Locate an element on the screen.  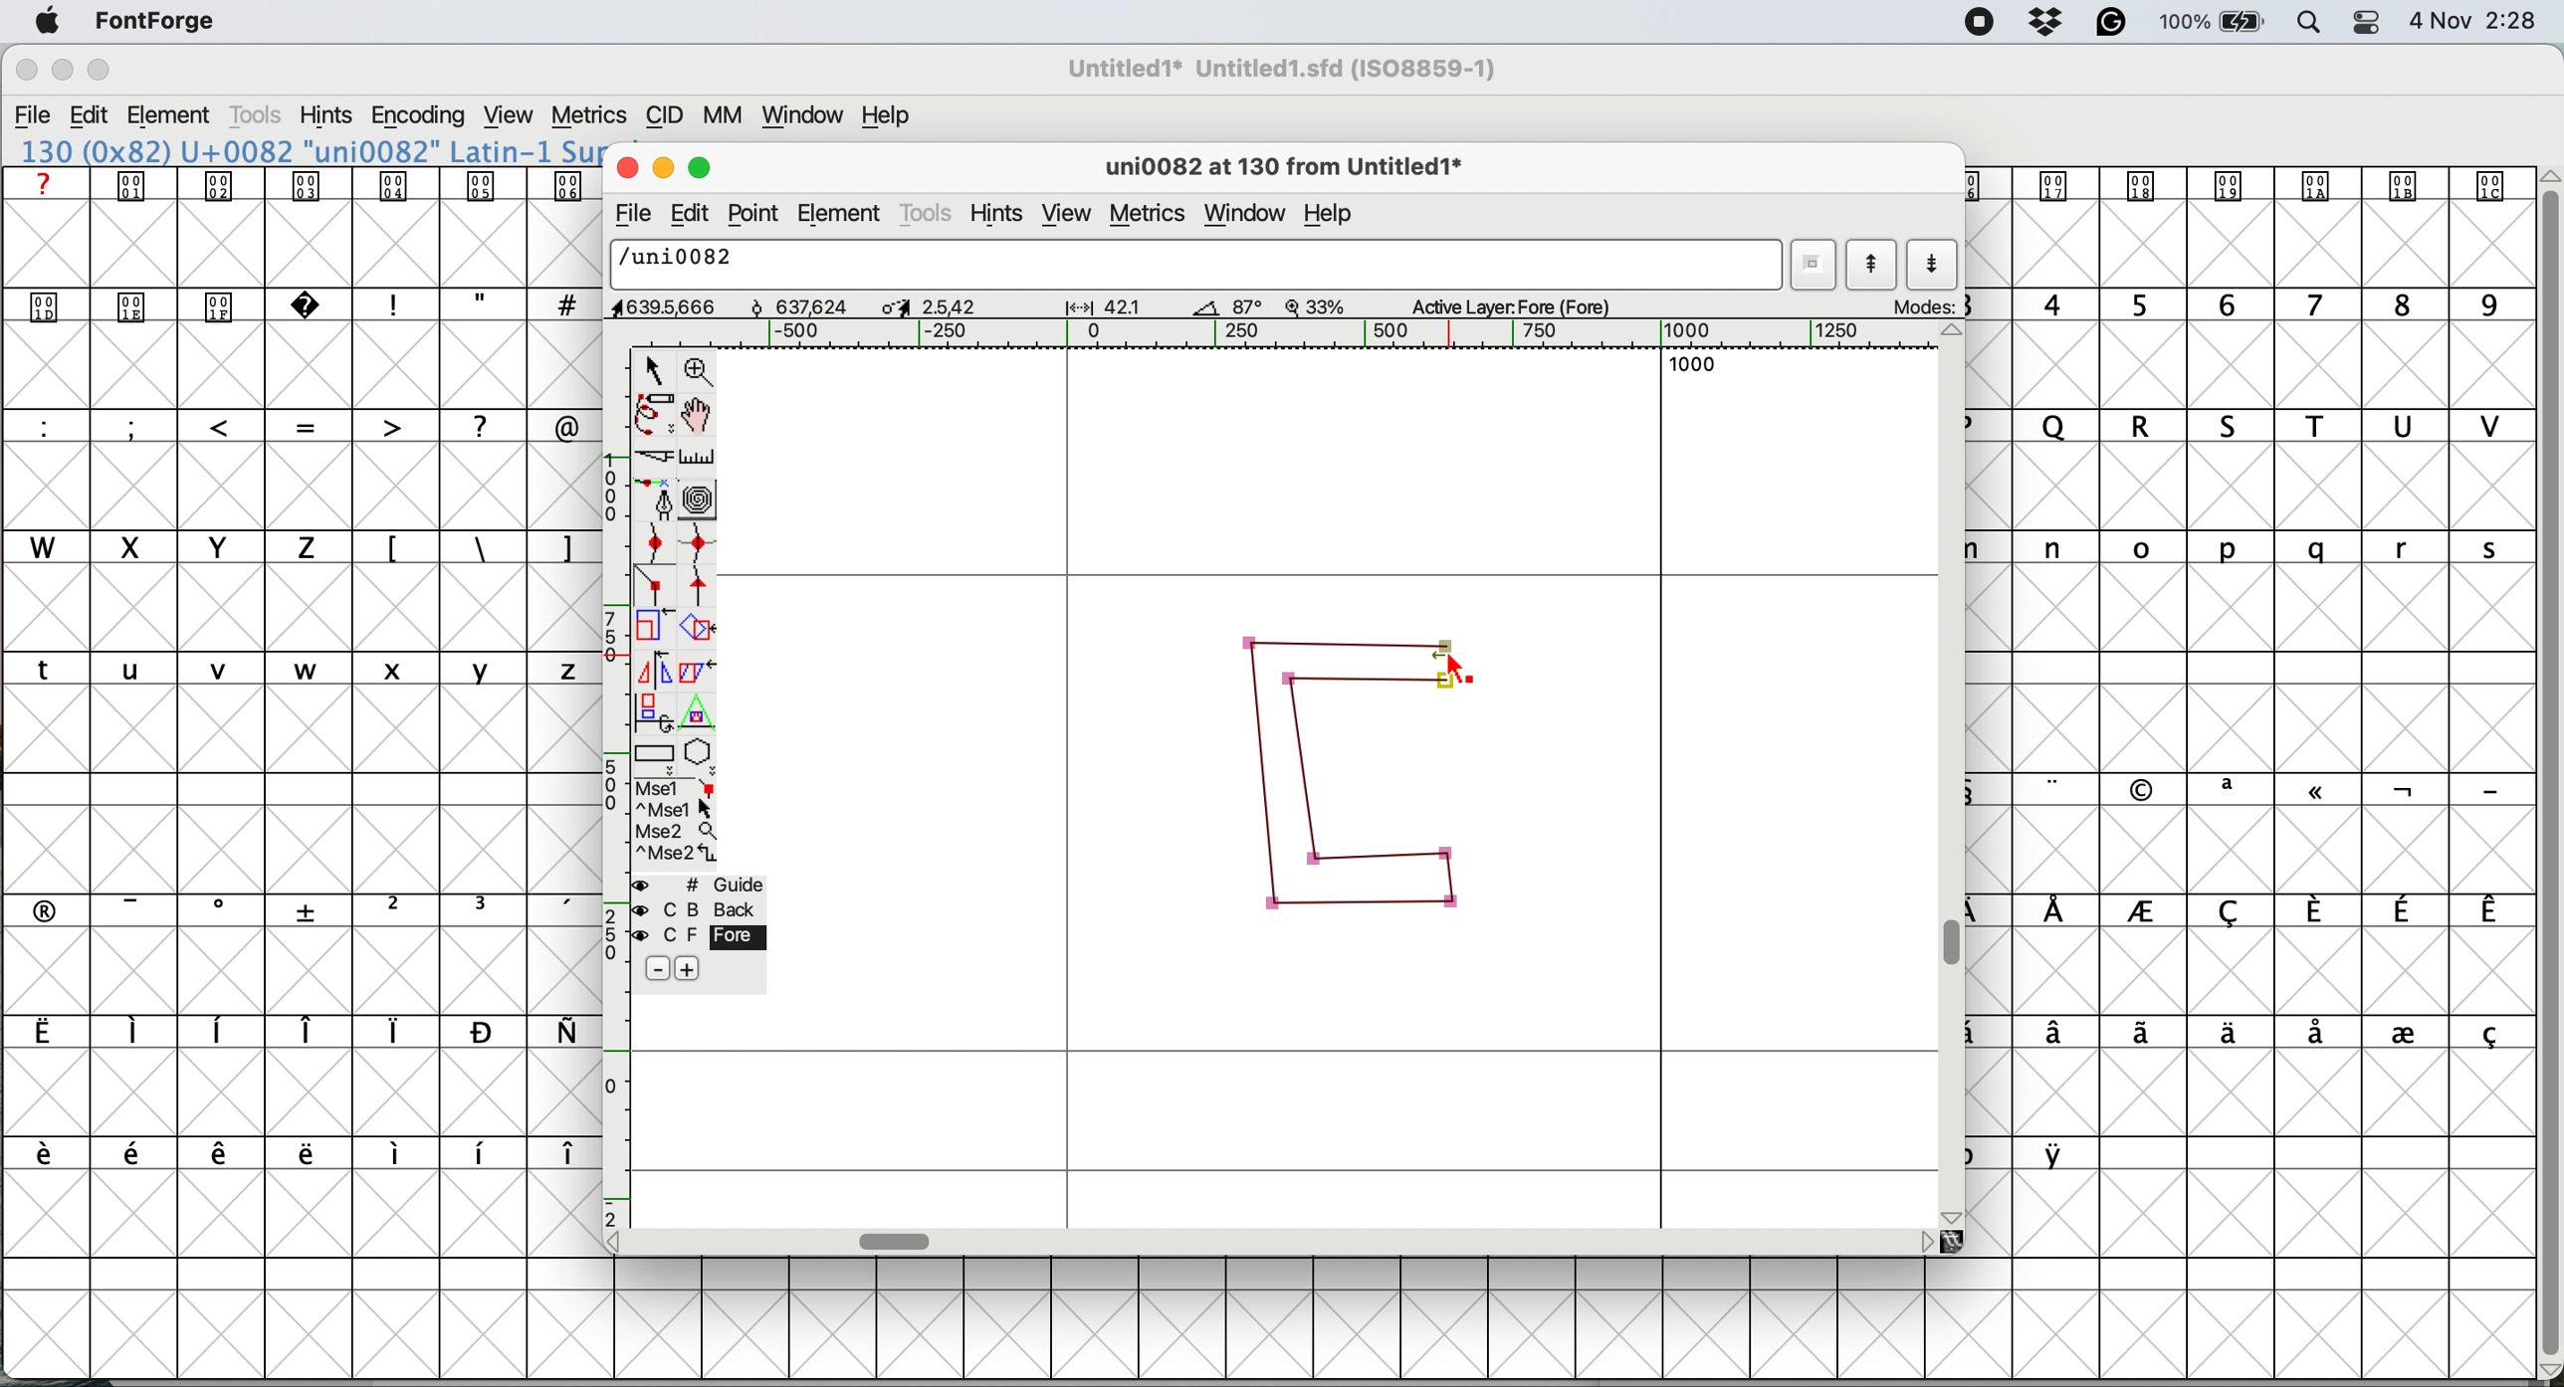
horizontal scroll bar is located at coordinates (898, 1241).